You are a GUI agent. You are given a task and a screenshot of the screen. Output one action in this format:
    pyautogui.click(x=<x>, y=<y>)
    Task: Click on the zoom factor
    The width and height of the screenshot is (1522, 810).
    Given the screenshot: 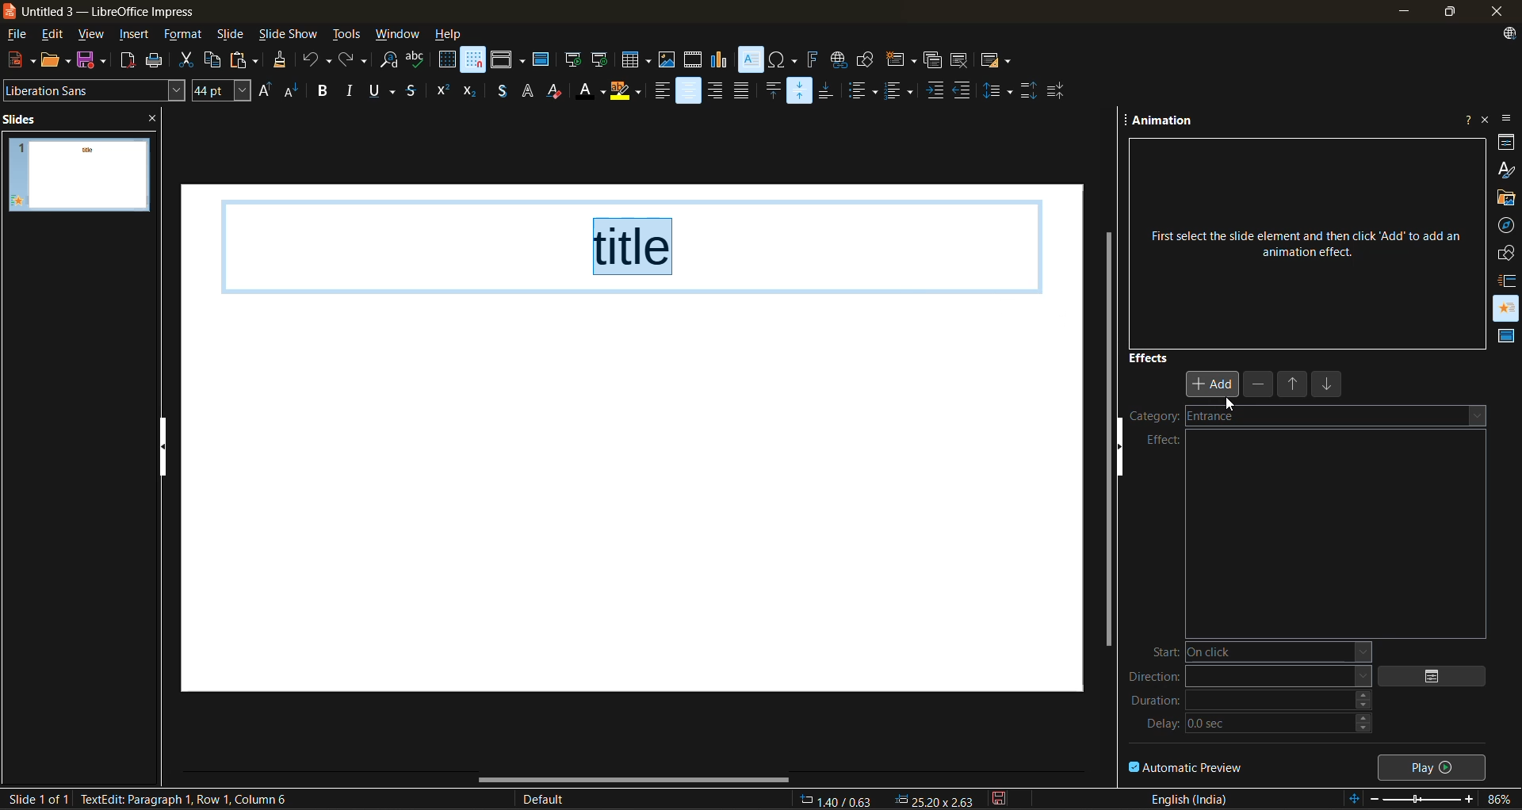 What is the action you would take?
    pyautogui.click(x=1501, y=799)
    